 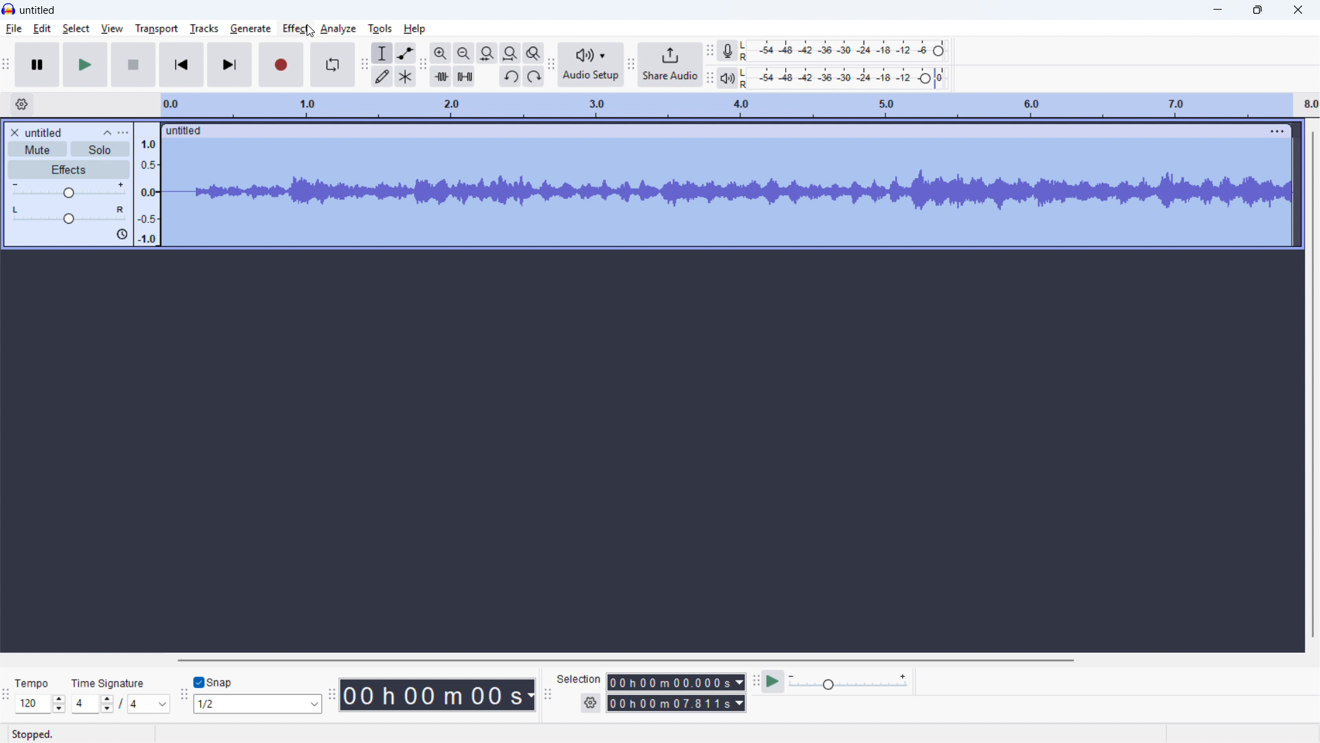 I want to click on Play at speed toolbar , so click(x=753, y=681).